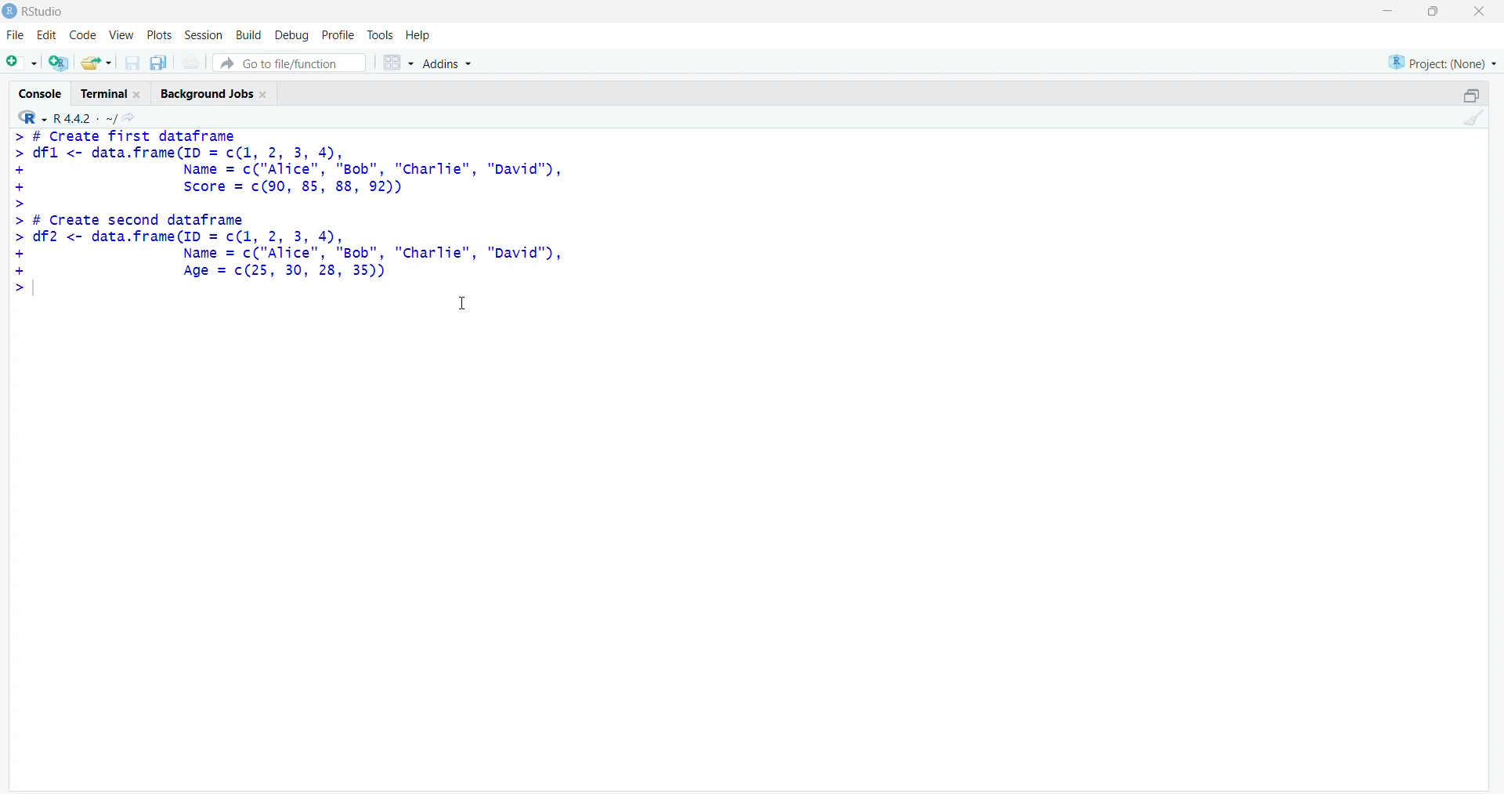 This screenshot has height=794, width=1504. I want to click on Terminal, so click(106, 95).